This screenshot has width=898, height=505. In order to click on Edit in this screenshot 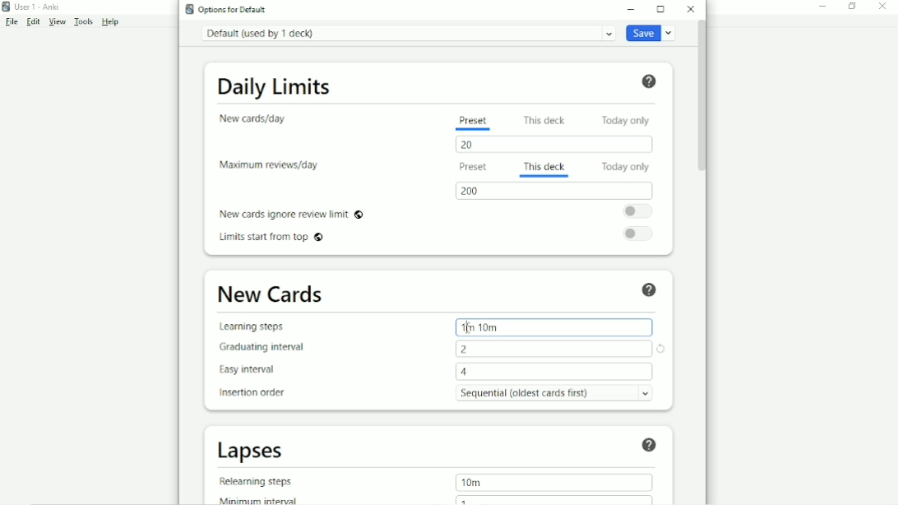, I will do `click(34, 22)`.